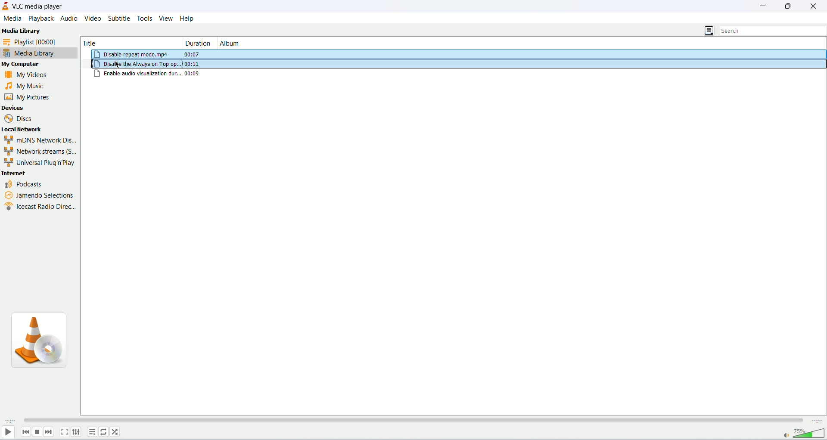 This screenshot has height=440, width=827. Describe the element at coordinates (767, 5) in the screenshot. I see `minimize` at that location.